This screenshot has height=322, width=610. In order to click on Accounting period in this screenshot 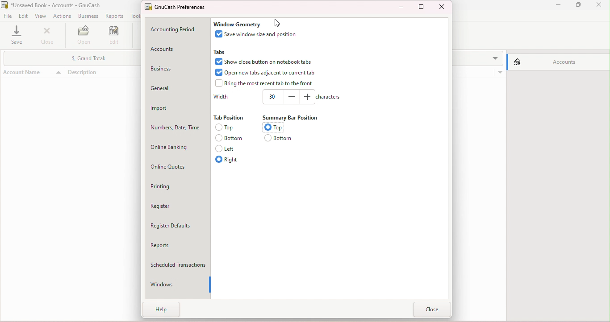, I will do `click(174, 30)`.